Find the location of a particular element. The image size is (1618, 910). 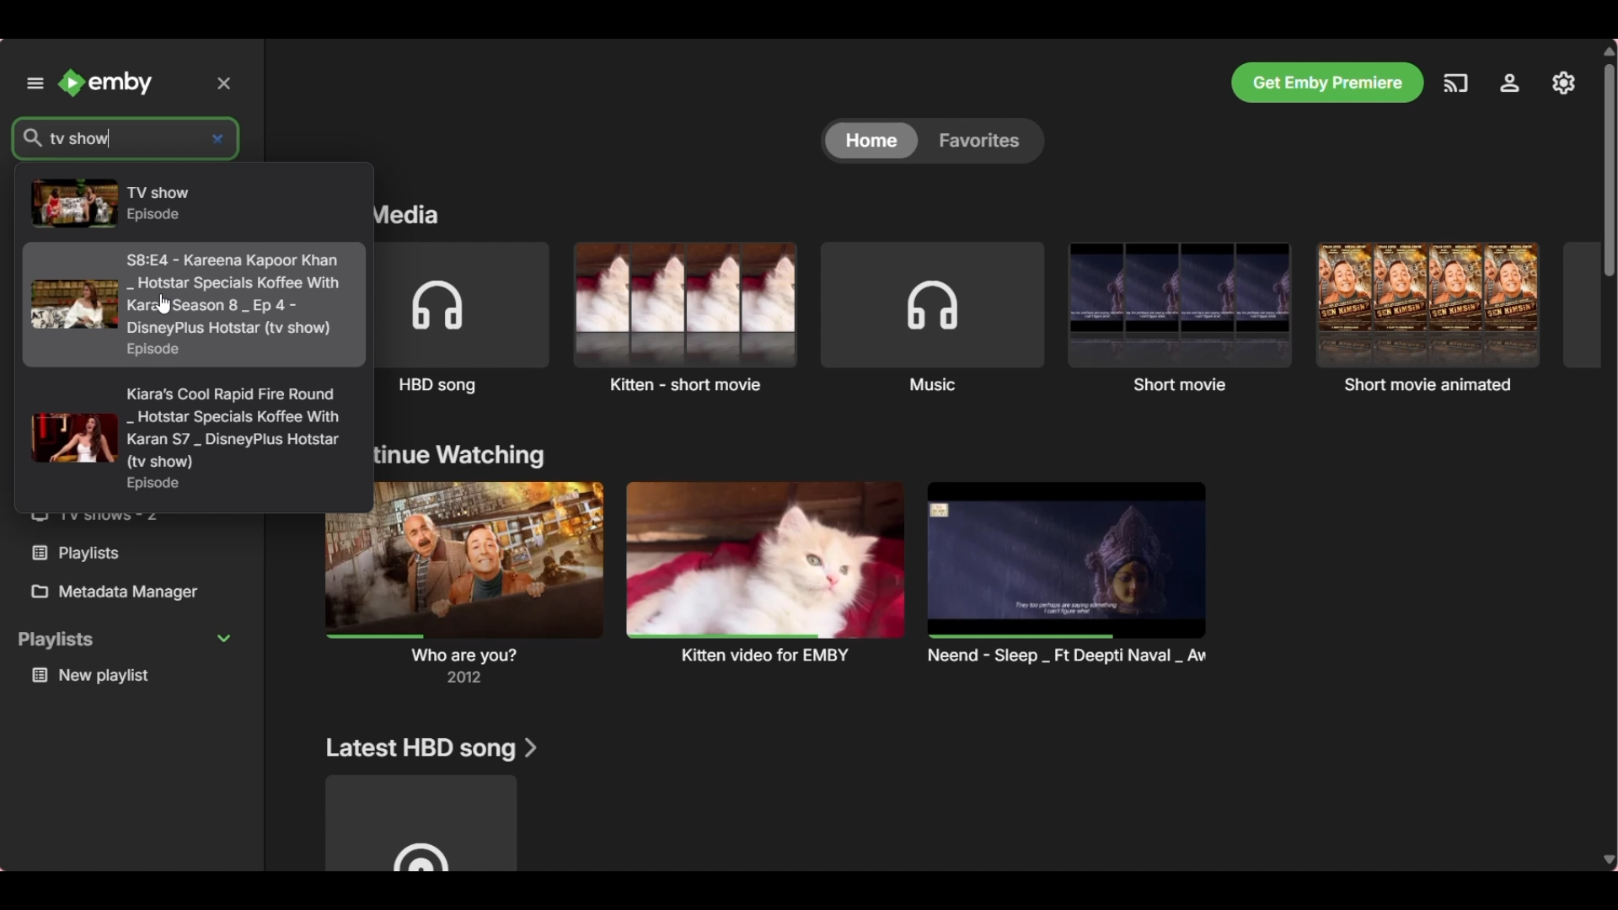

Collapse Playlists is located at coordinates (124, 640).